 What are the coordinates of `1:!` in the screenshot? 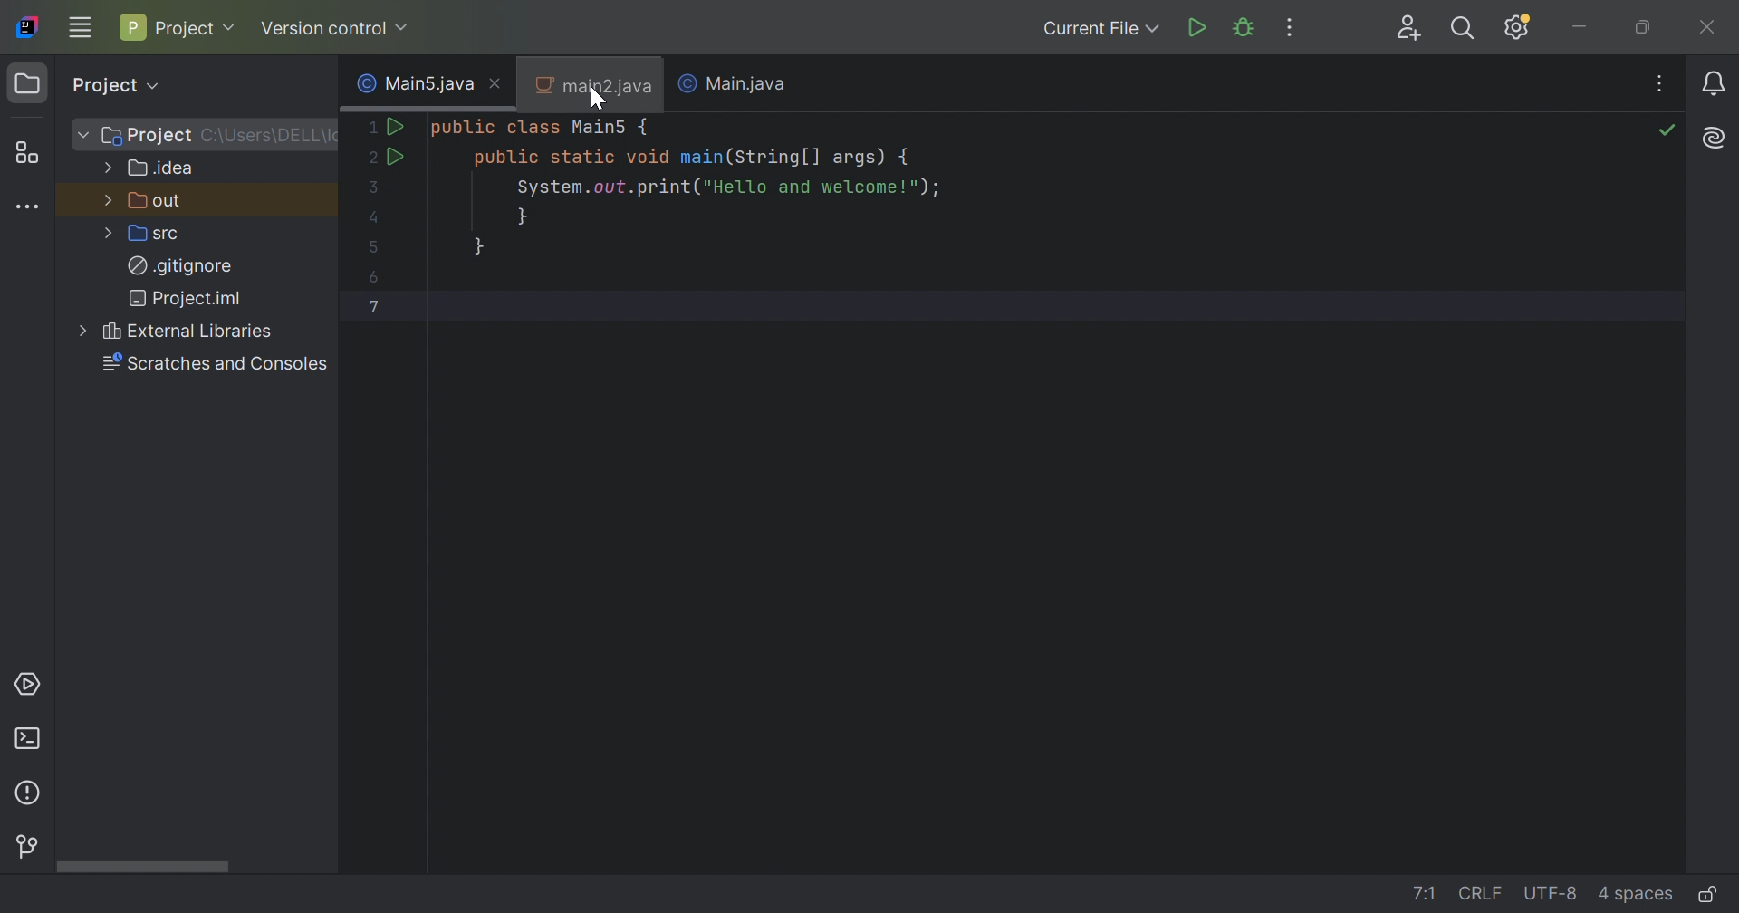 It's located at (1432, 897).